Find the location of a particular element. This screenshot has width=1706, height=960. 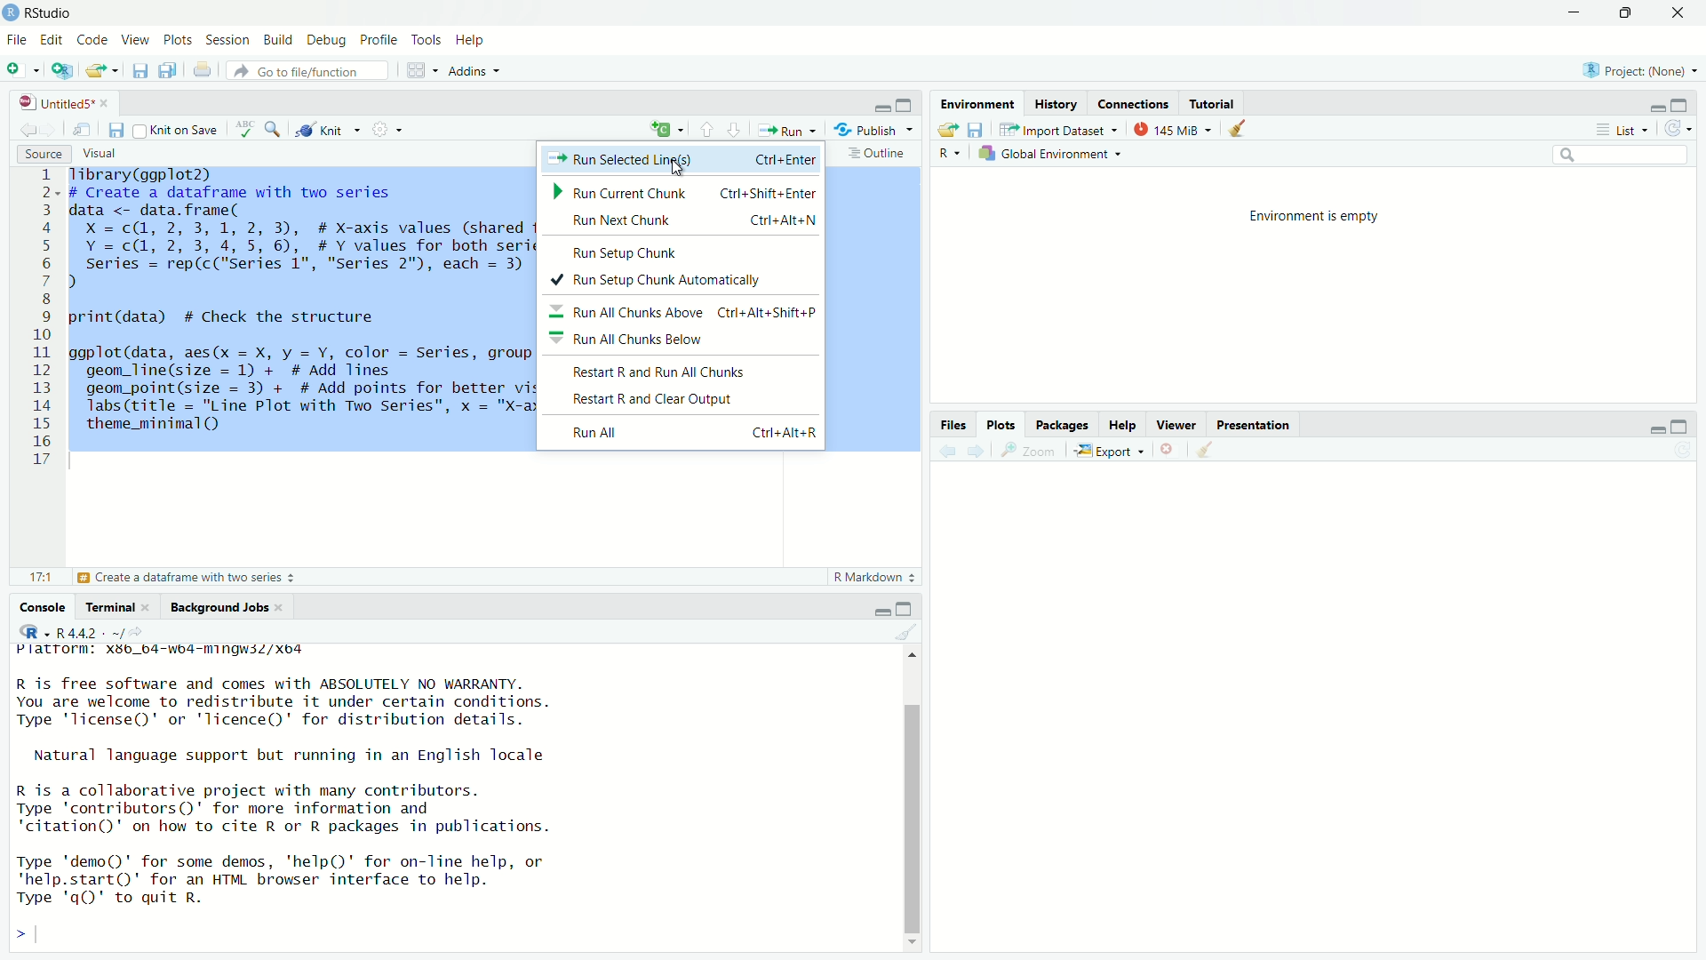

Plots is located at coordinates (1004, 426).